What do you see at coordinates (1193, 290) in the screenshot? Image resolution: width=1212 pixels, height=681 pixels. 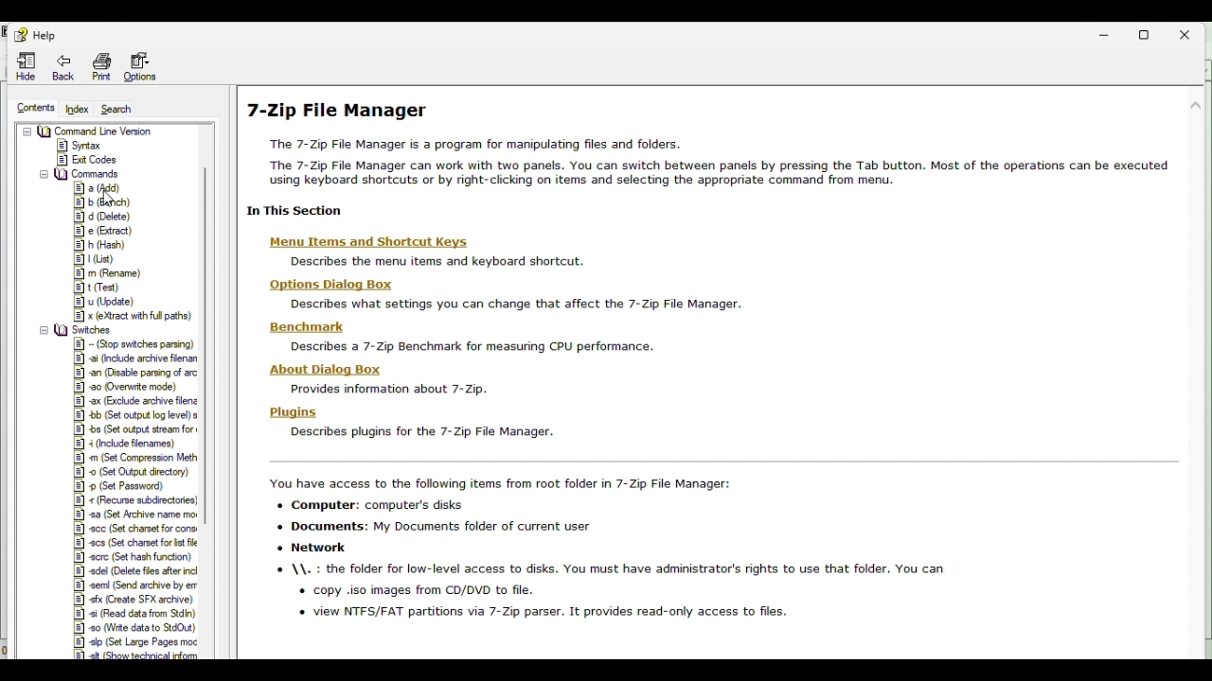 I see `scroll bar` at bounding box center [1193, 290].